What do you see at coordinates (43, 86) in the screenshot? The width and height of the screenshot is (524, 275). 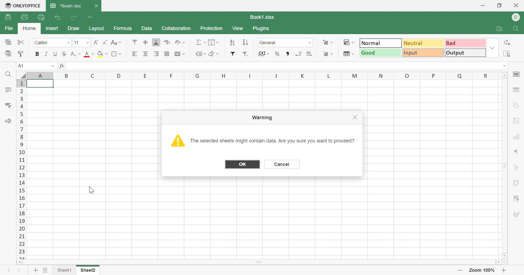 I see `Cell A1 highlighted` at bounding box center [43, 86].